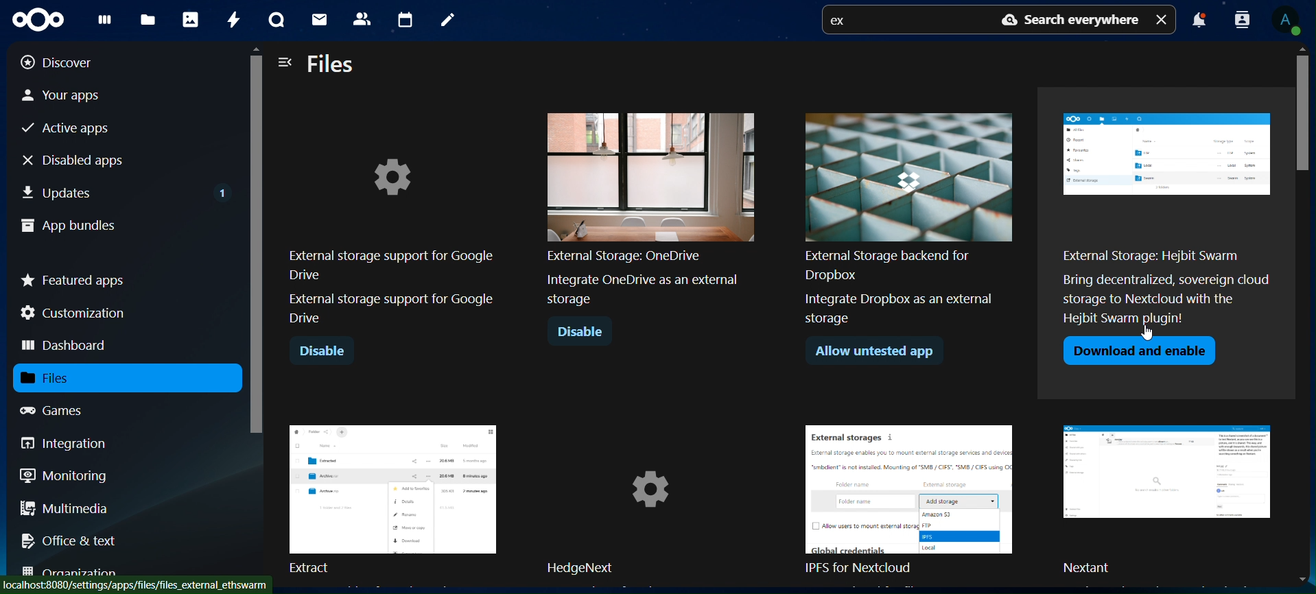 The image size is (1316, 594). What do you see at coordinates (73, 540) in the screenshot?
I see `office & text` at bounding box center [73, 540].